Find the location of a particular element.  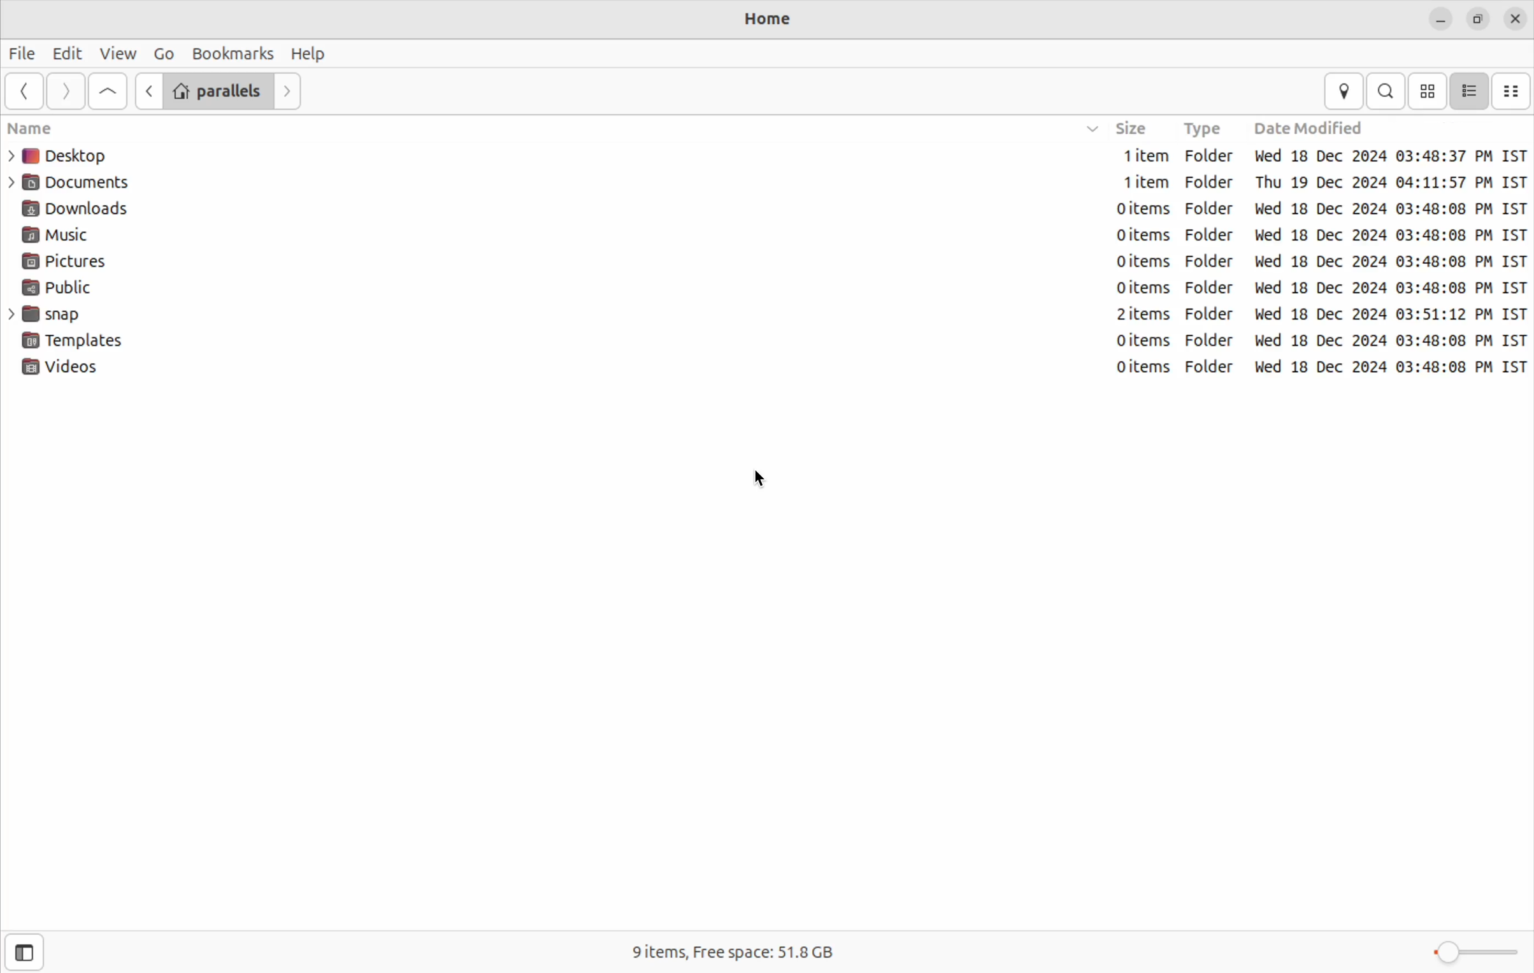

Music is located at coordinates (73, 235).